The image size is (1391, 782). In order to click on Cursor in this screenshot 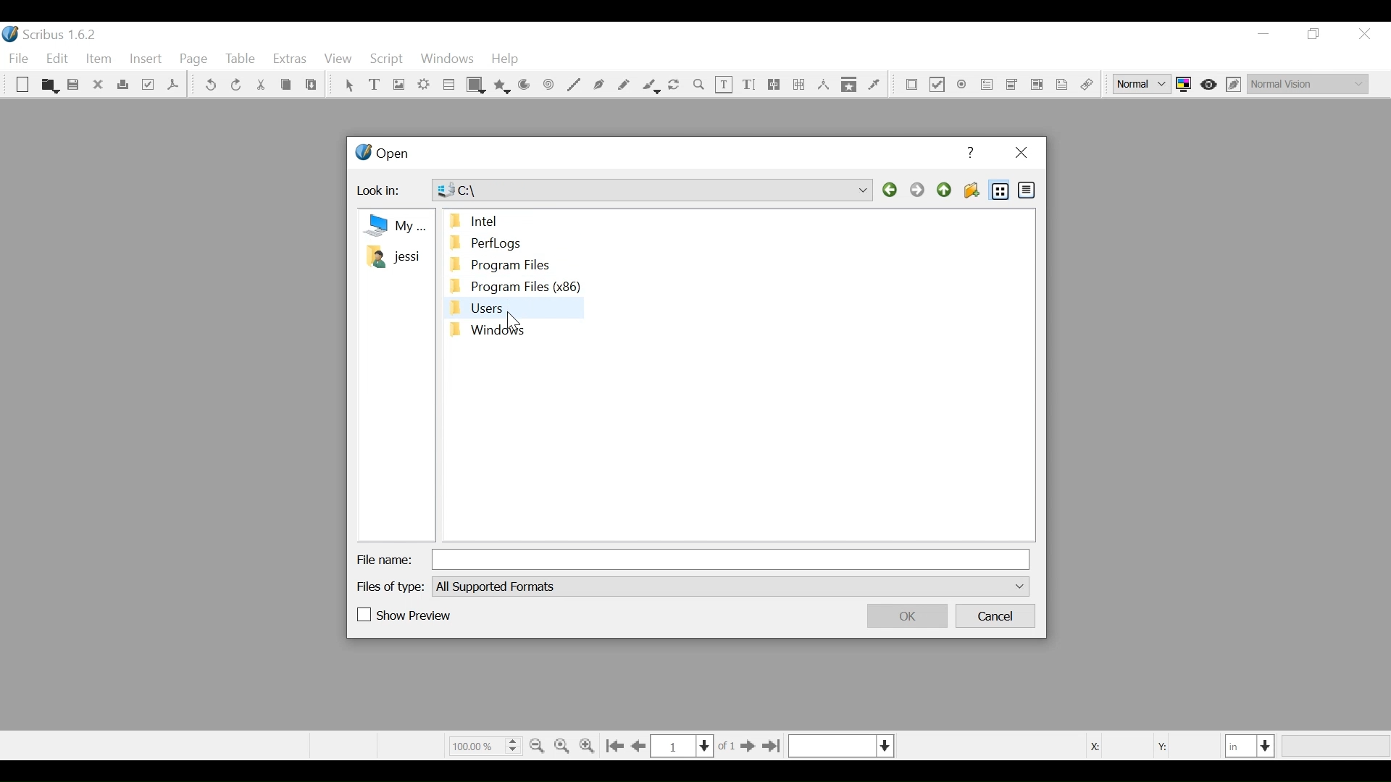, I will do `click(518, 317)`.